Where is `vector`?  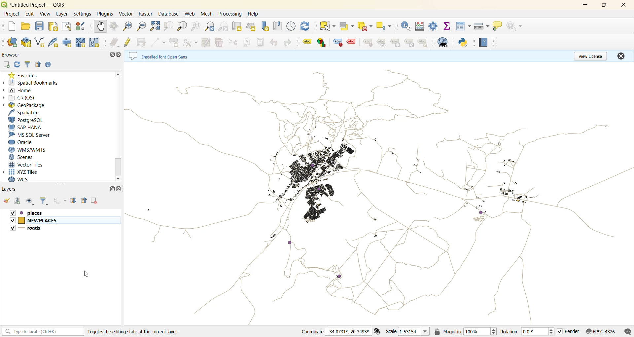
vector is located at coordinates (128, 14).